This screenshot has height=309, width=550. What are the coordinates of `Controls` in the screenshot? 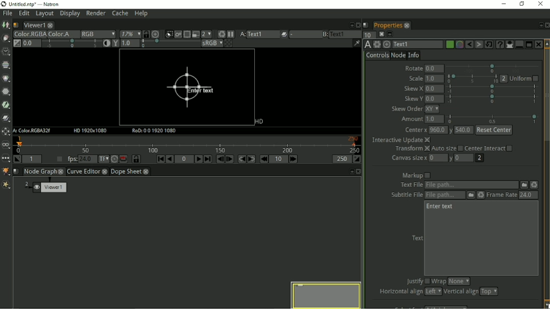 It's located at (376, 56).